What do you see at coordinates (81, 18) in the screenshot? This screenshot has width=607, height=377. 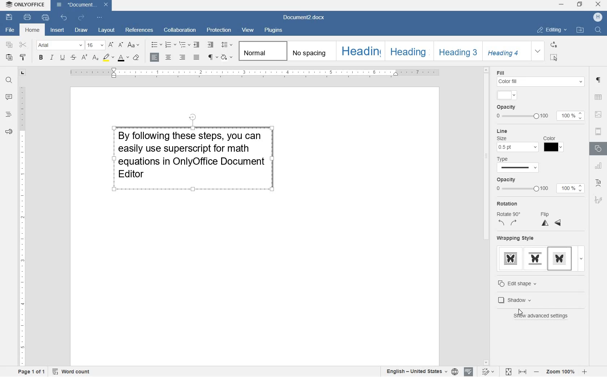 I see `redo` at bounding box center [81, 18].